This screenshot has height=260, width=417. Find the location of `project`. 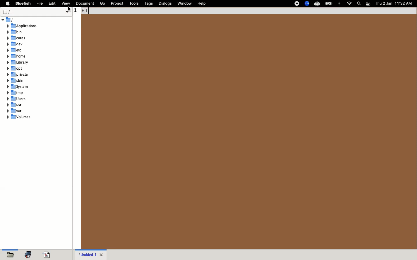

project is located at coordinates (117, 3).